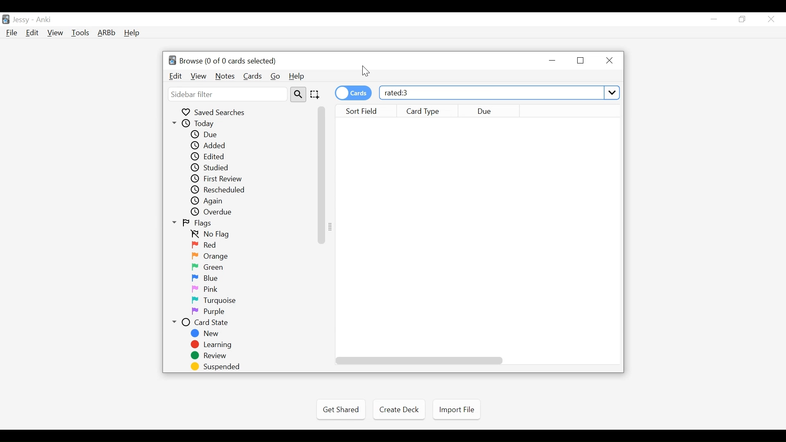  What do you see at coordinates (299, 95) in the screenshot?
I see `Search Tool` at bounding box center [299, 95].